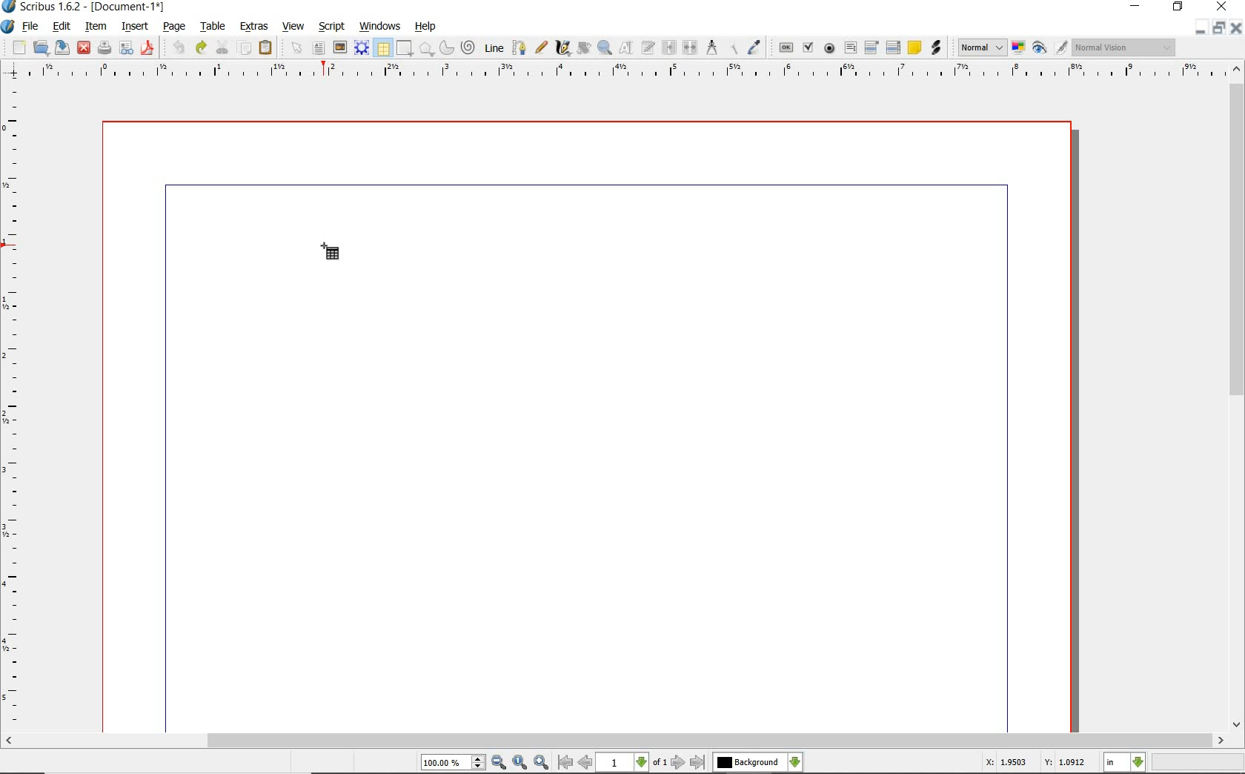 The height and width of the screenshot is (774, 1245). Describe the element at coordinates (1218, 29) in the screenshot. I see `restore` at that location.